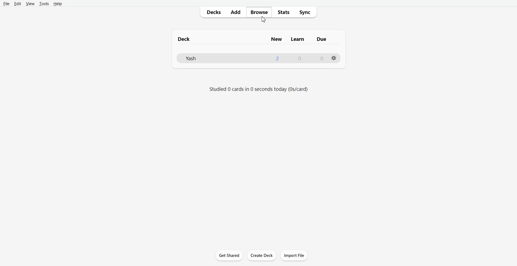  Describe the element at coordinates (212, 13) in the screenshot. I see `Decks` at that location.